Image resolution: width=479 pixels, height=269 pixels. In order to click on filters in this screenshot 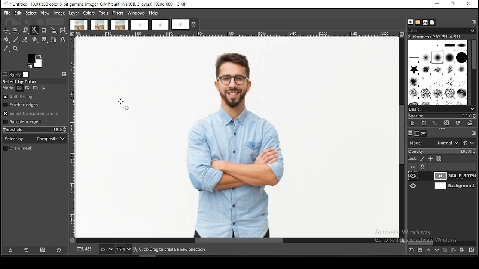, I will do `click(118, 13)`.